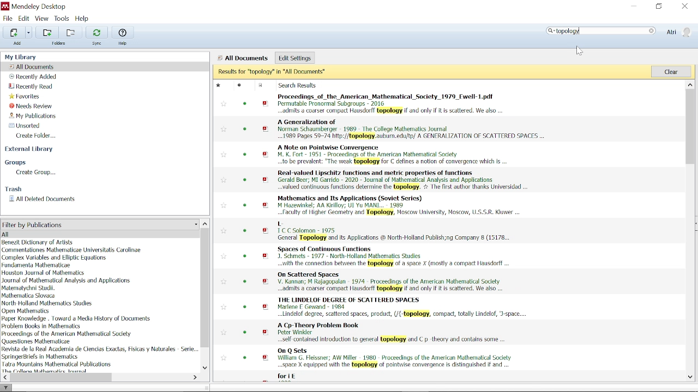 Image resolution: width=698 pixels, height=392 pixels. I want to click on read, so click(245, 357).